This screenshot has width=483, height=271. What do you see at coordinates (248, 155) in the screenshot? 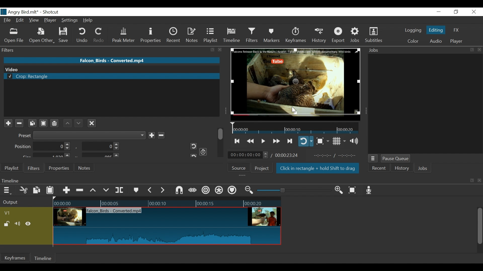
I see `Current Duration` at bounding box center [248, 155].